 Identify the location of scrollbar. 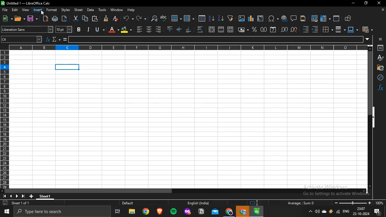
(370, 119).